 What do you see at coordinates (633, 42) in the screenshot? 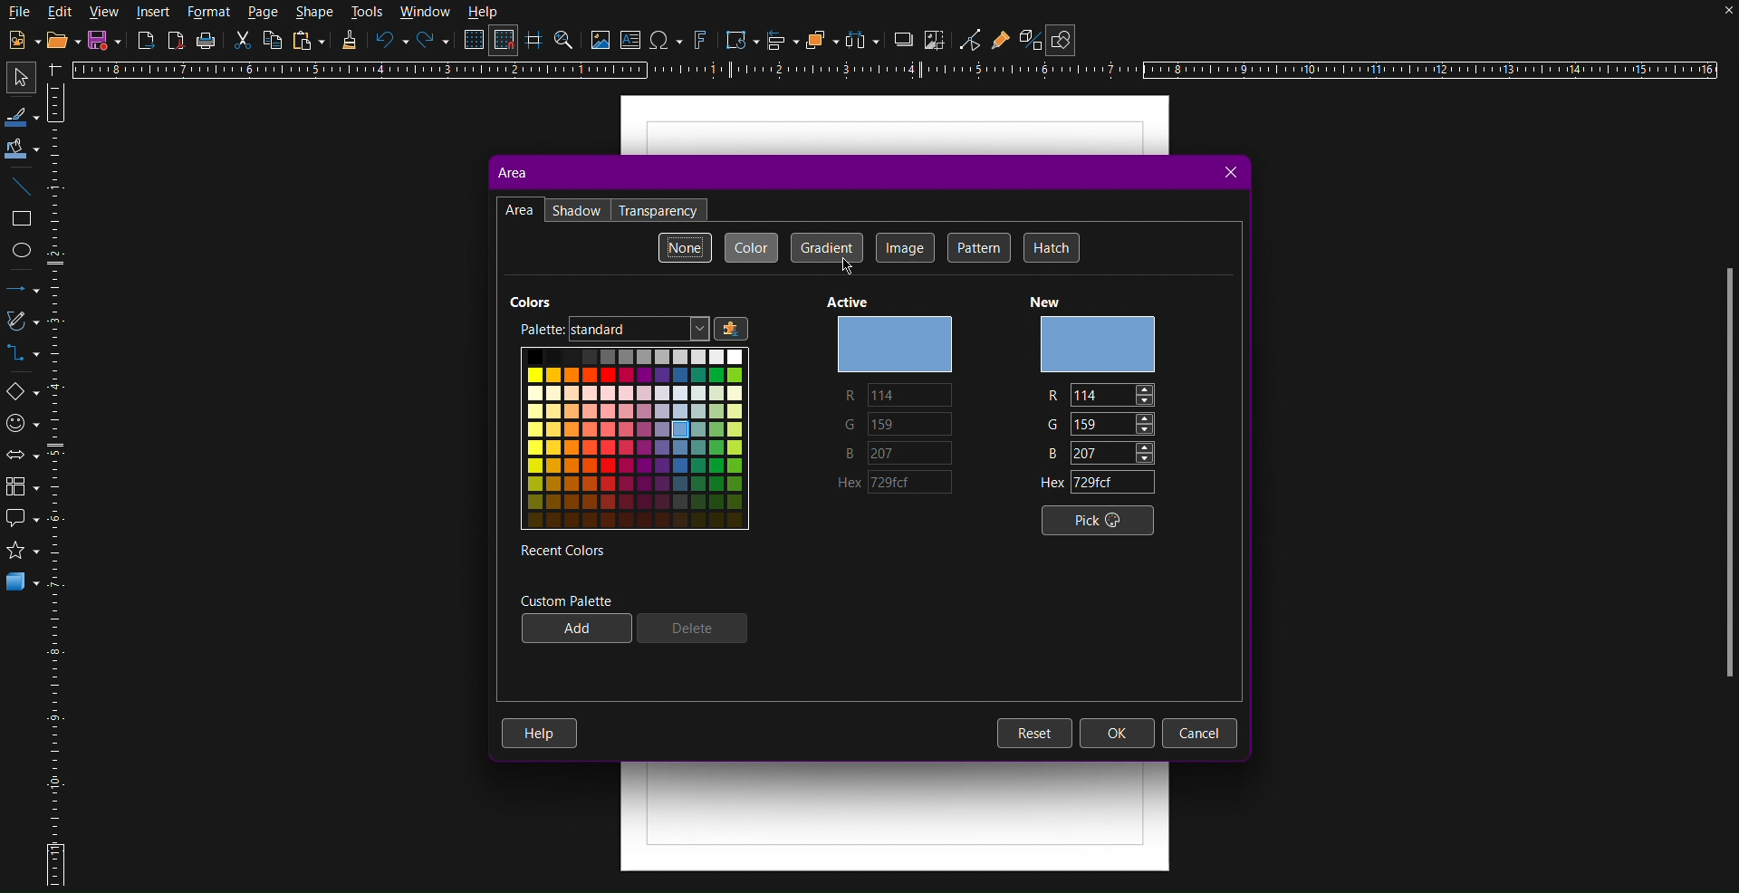
I see `Insert Textbox` at bounding box center [633, 42].